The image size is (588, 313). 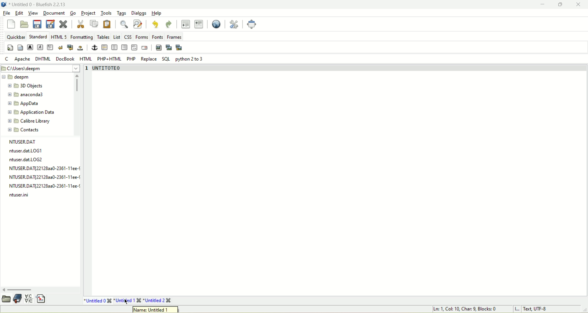 What do you see at coordinates (123, 24) in the screenshot?
I see `show find bar` at bounding box center [123, 24].